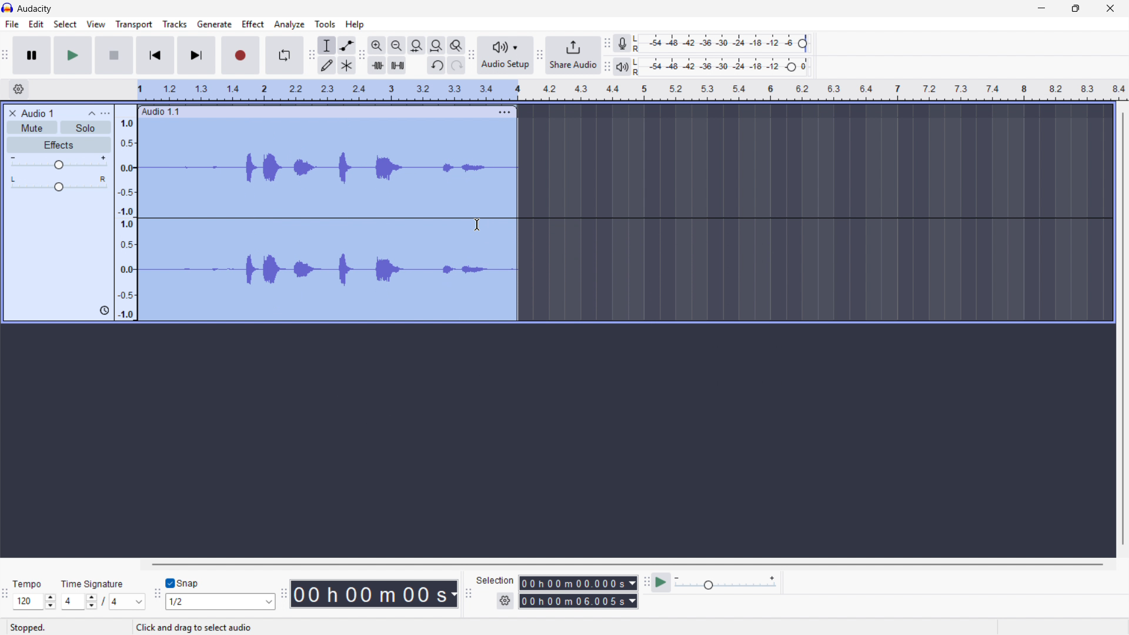  Describe the element at coordinates (6, 596) in the screenshot. I see `Time signature toolbar` at that location.